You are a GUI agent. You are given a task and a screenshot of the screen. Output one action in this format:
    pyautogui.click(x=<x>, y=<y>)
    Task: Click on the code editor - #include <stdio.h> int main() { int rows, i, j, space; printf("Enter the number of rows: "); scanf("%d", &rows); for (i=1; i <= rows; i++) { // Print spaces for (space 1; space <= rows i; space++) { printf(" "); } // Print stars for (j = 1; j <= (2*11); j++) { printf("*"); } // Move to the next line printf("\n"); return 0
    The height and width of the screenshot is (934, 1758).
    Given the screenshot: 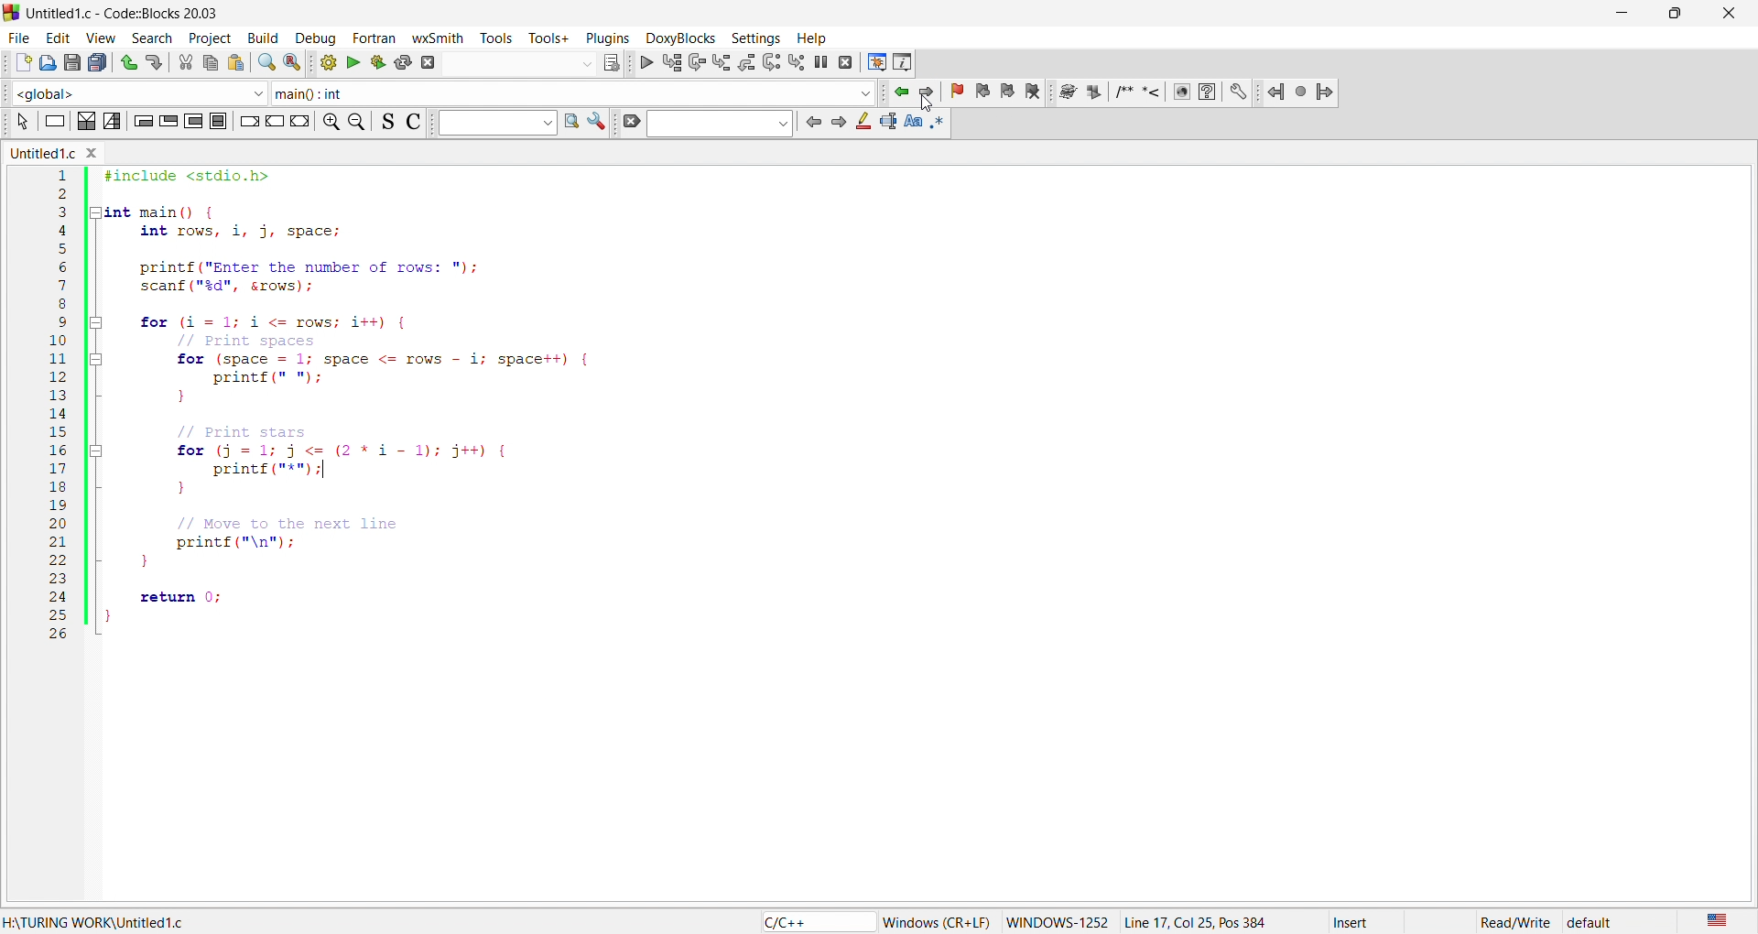 What is the action you would take?
    pyautogui.click(x=886, y=413)
    